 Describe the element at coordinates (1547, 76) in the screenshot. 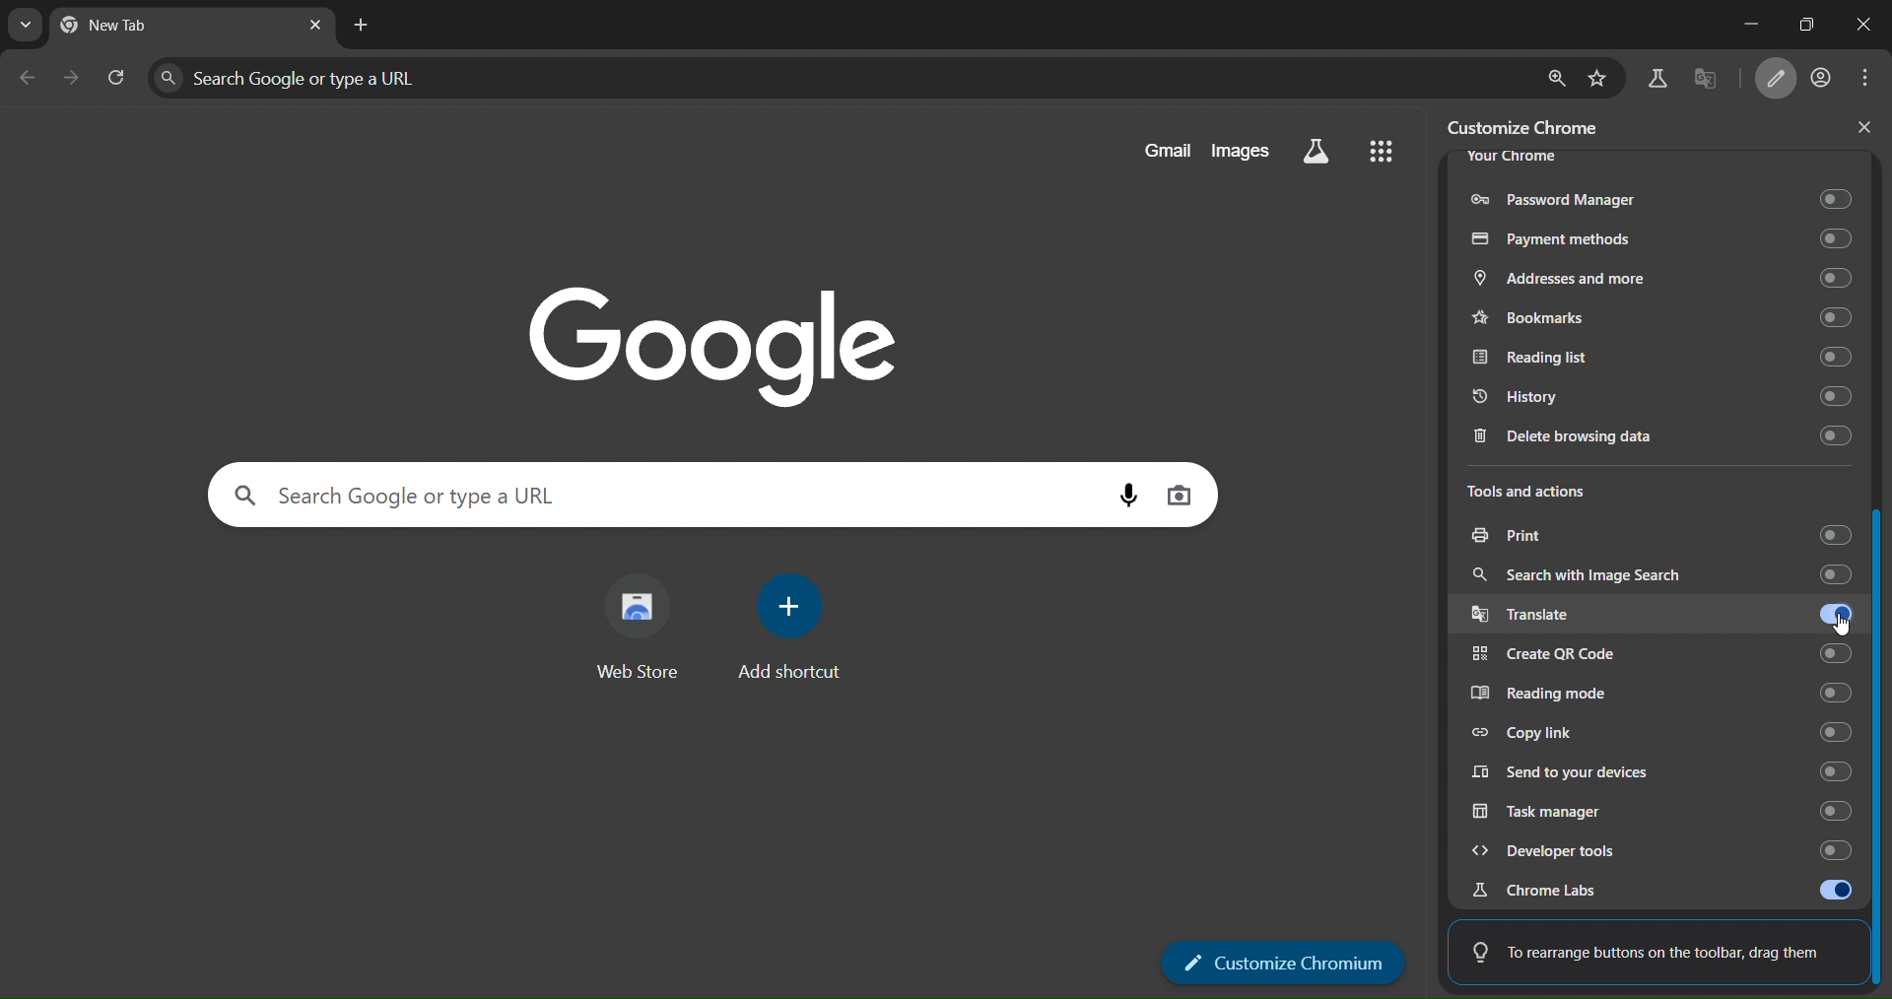

I see `zoom` at that location.